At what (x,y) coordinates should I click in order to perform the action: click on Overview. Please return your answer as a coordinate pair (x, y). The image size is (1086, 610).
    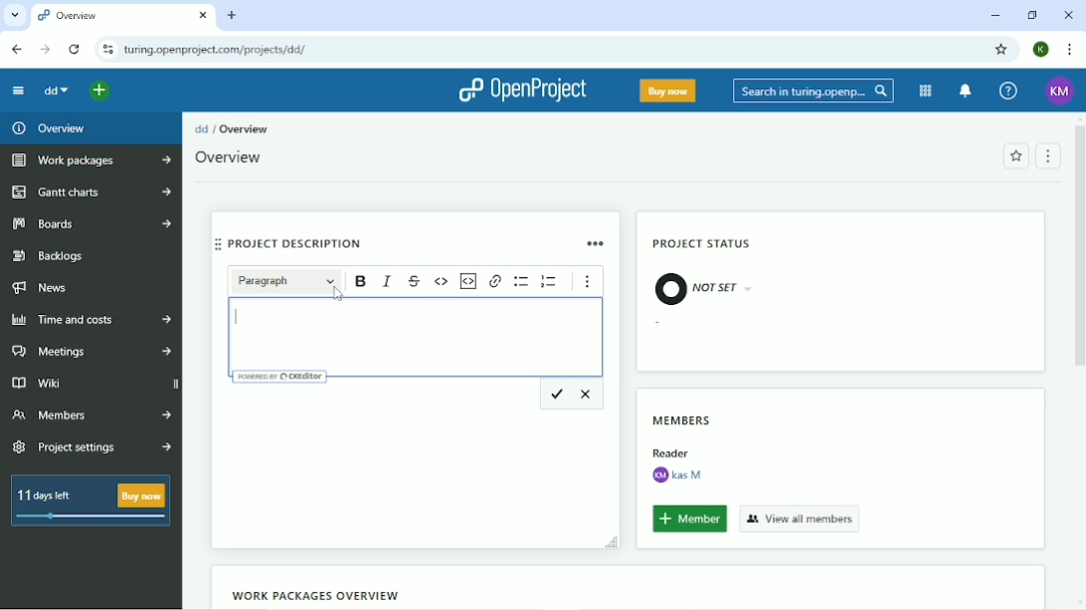
    Looking at the image, I should click on (50, 128).